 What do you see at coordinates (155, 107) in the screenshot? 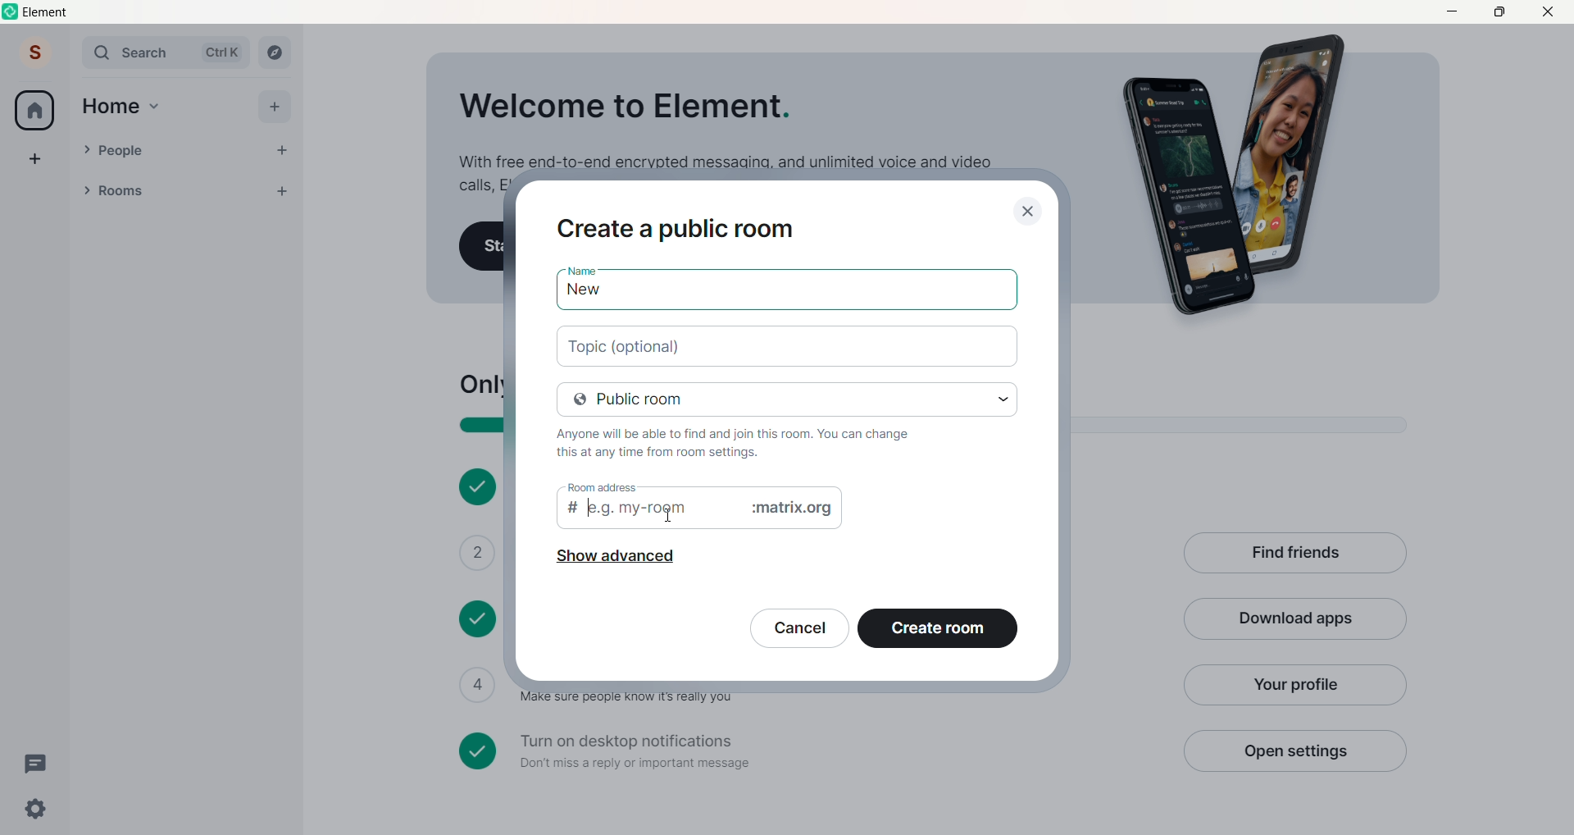
I see `Home Drop Down` at bounding box center [155, 107].